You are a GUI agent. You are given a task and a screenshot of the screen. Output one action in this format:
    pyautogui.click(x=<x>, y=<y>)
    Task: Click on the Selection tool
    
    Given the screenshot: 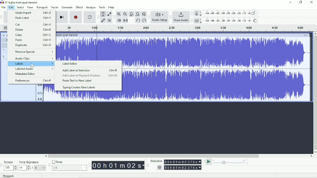 What is the action you would take?
    pyautogui.click(x=103, y=14)
    